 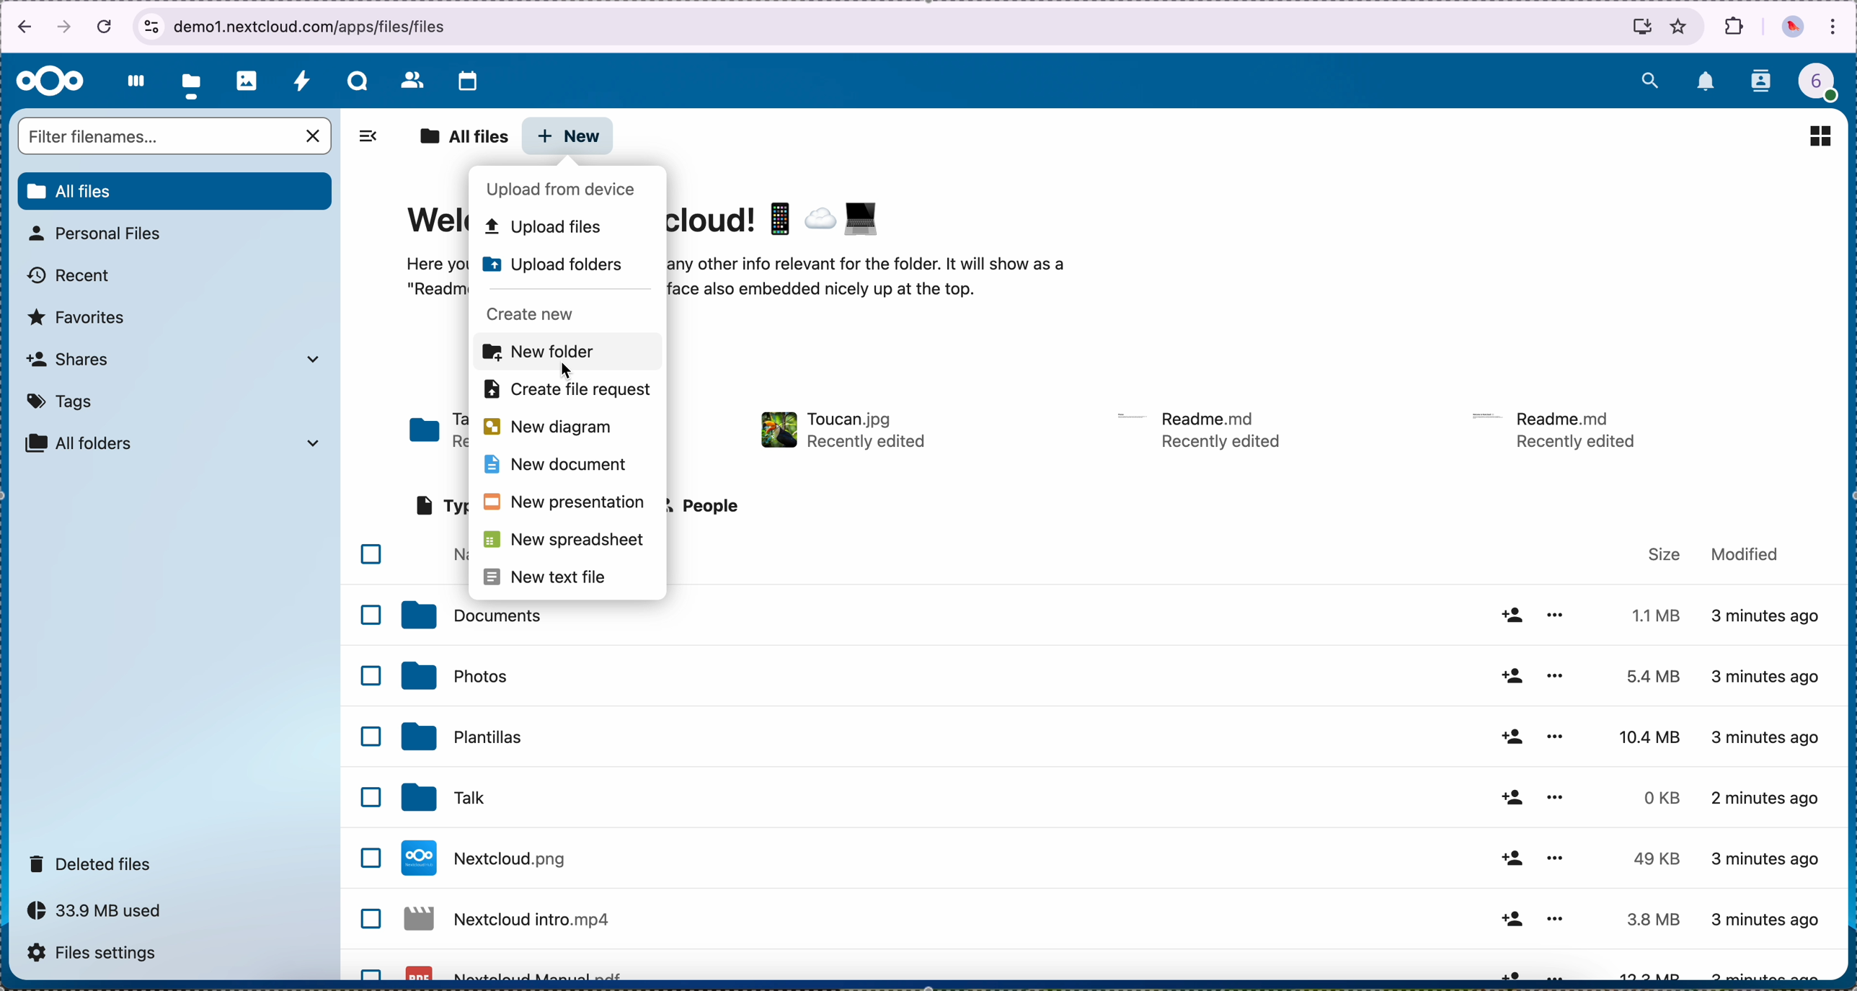 I want to click on 3 minutes ago, so click(x=1768, y=621).